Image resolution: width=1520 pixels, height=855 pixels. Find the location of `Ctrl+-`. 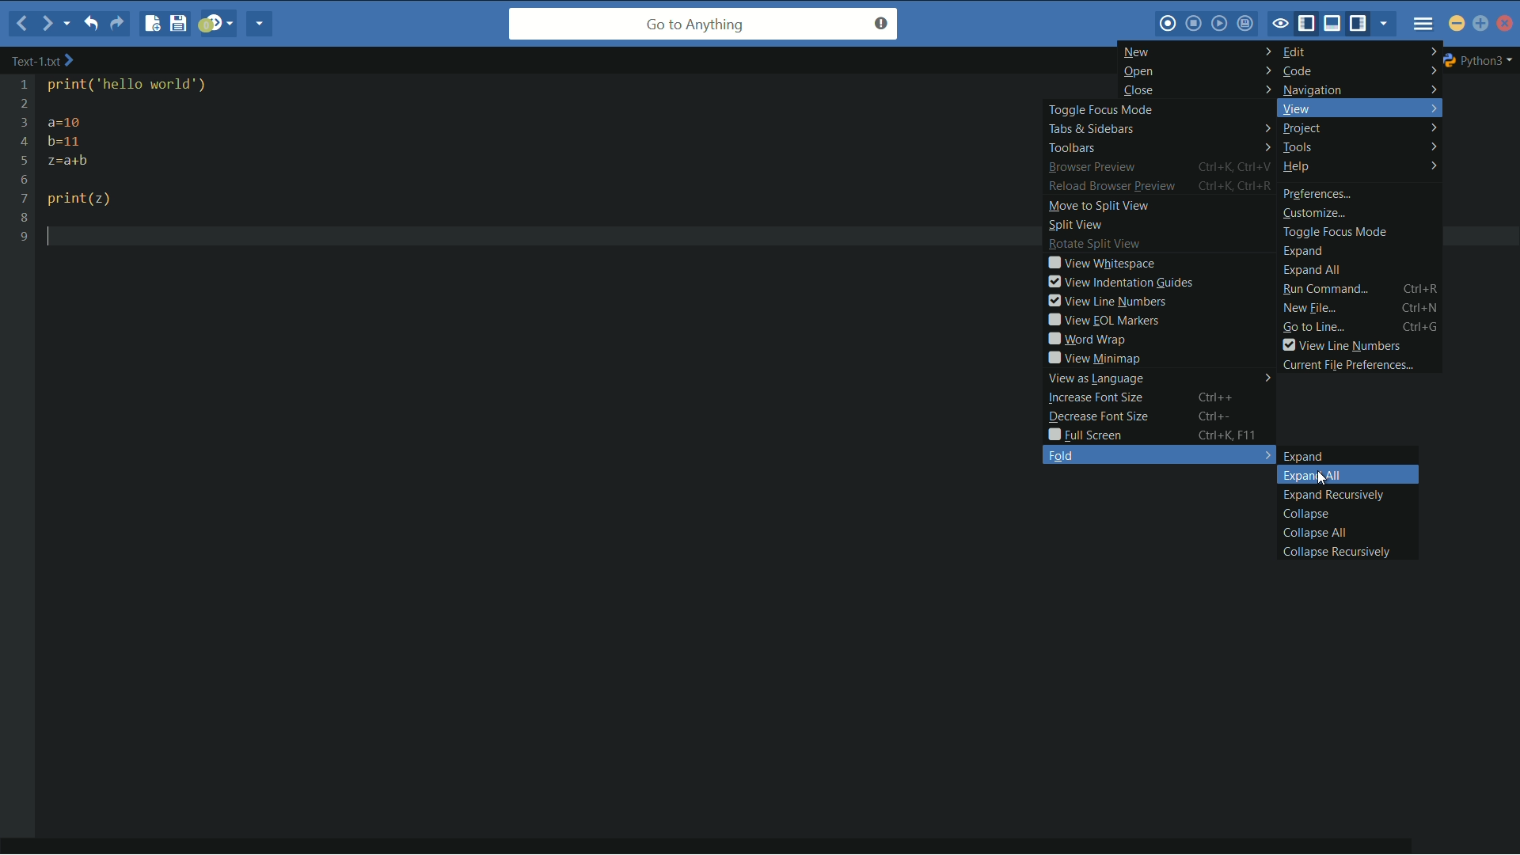

Ctrl+- is located at coordinates (1224, 416).